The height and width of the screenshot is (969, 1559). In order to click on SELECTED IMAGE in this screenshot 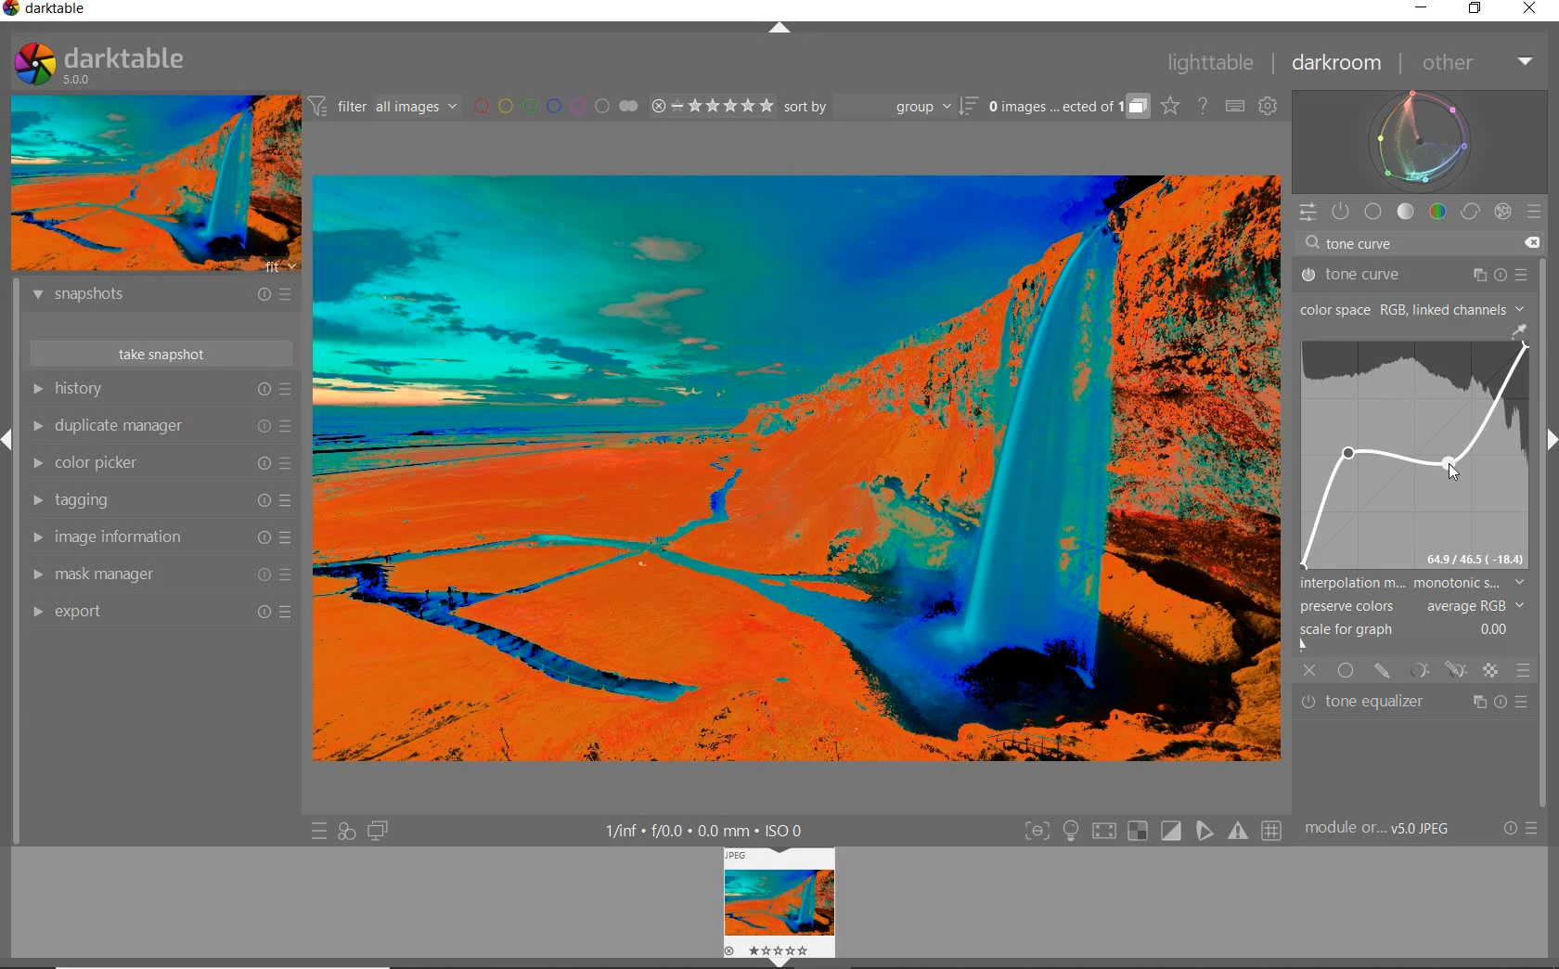, I will do `click(793, 466)`.